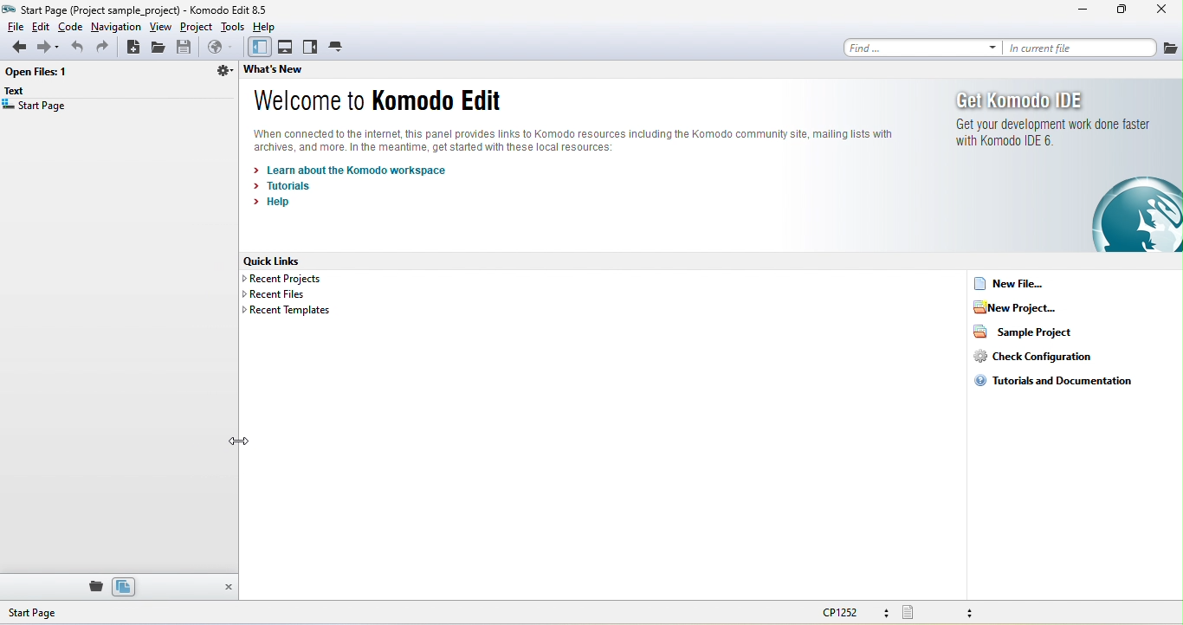  I want to click on browse, so click(219, 48).